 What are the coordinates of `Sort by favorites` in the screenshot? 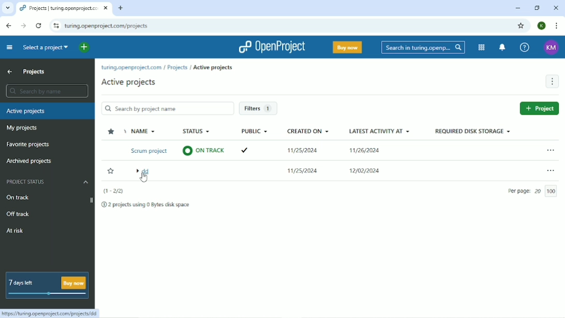 It's located at (113, 133).